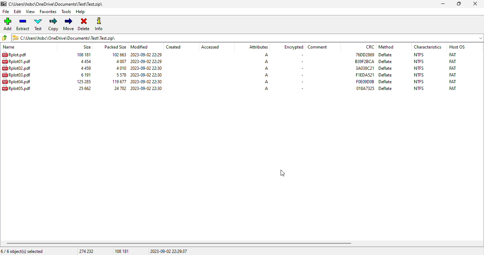  I want to click on file, so click(16, 61).